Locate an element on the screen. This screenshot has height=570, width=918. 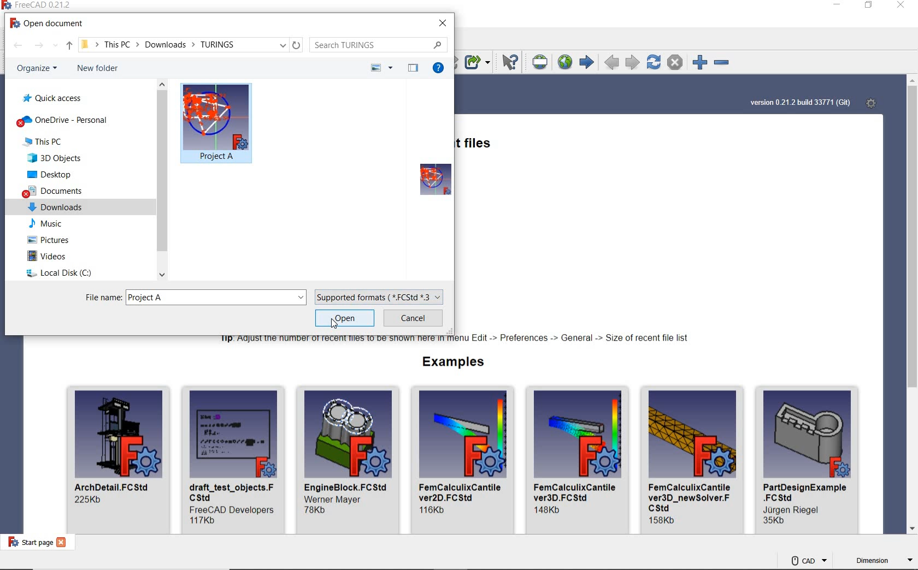
name is located at coordinates (578, 492).